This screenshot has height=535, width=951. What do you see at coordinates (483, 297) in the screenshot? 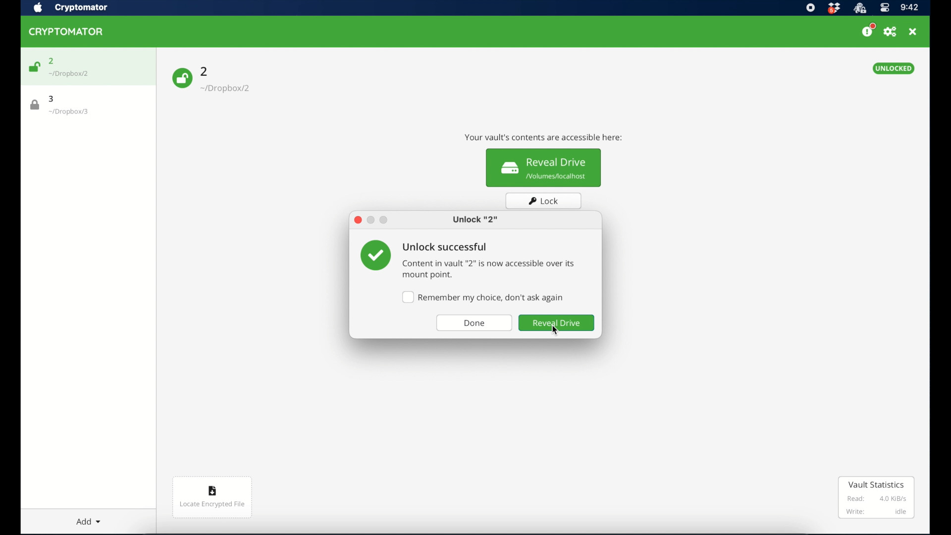
I see `checkbox` at bounding box center [483, 297].